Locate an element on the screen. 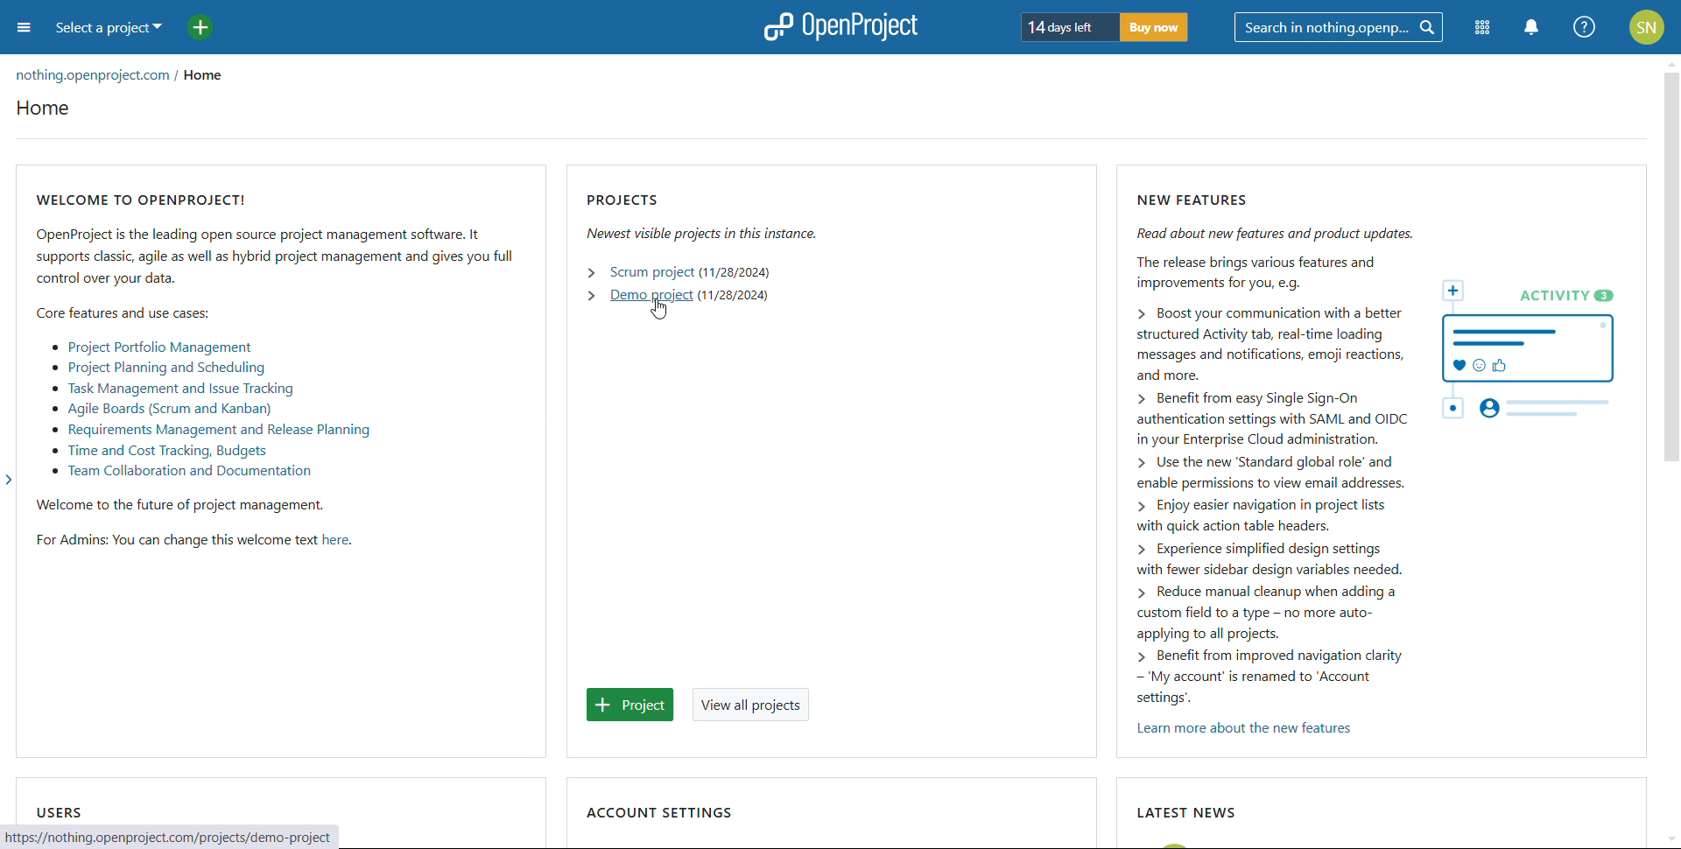 This screenshot has height=849, width=1681. For Admins: You can change this welcome text is located at coordinates (172, 543).